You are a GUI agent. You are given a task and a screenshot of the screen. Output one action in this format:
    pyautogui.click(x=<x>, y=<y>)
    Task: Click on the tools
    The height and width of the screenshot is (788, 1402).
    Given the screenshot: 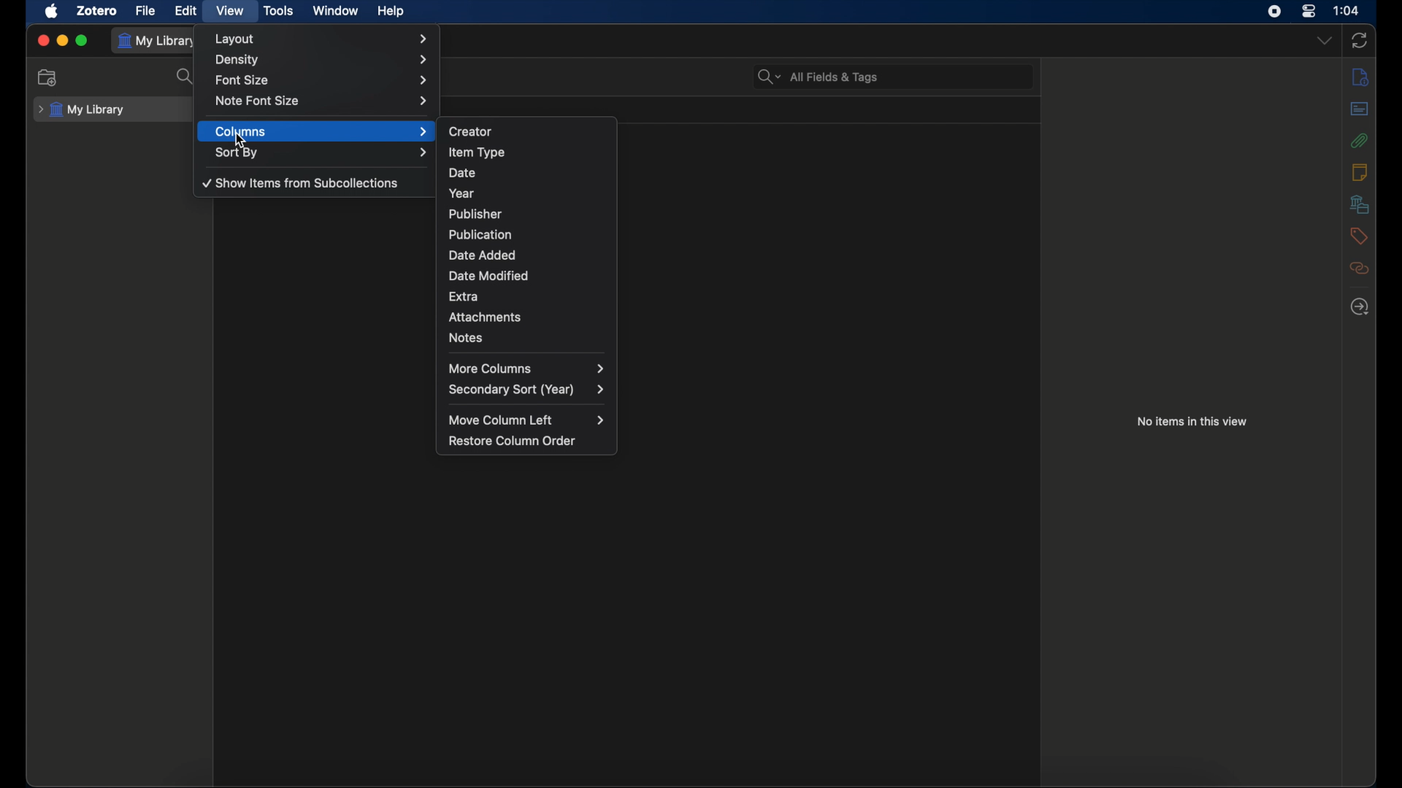 What is the action you would take?
    pyautogui.click(x=279, y=11)
    